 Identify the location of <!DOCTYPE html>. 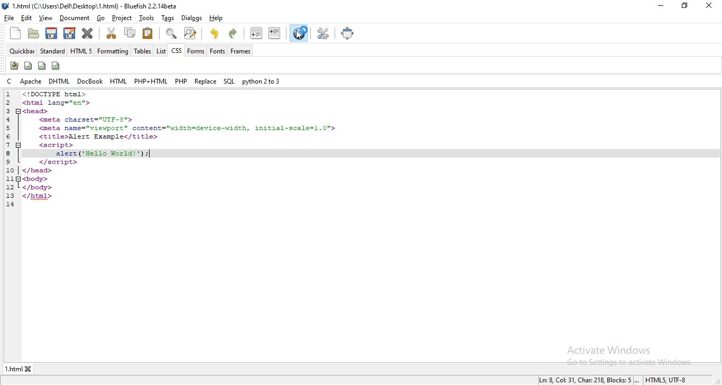
(54, 94).